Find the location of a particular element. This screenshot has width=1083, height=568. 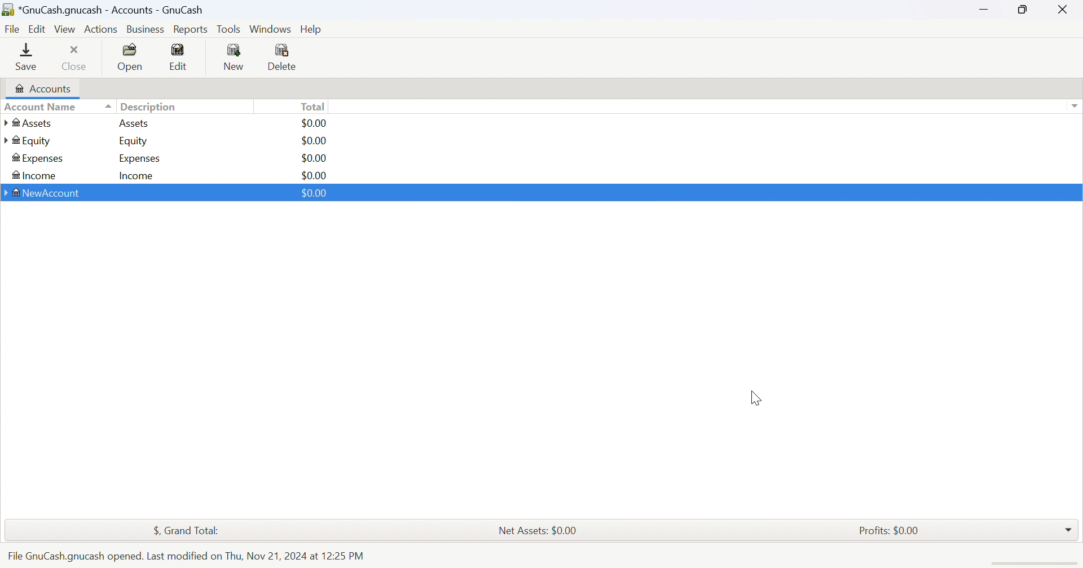

Total is located at coordinates (314, 106).